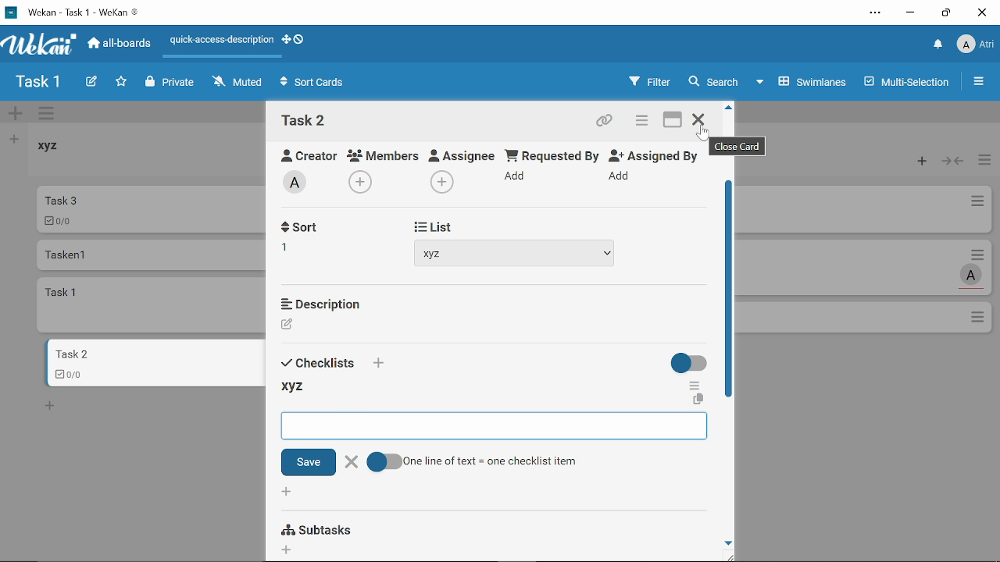 The height and width of the screenshot is (562, 1000). I want to click on Add card to the top, so click(918, 162).